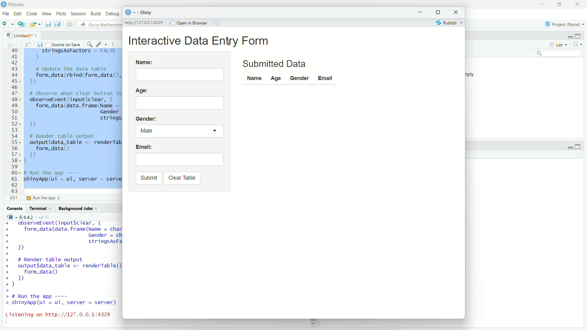 This screenshot has width=587, height=330. I want to click on typing cursor, so click(9, 323).